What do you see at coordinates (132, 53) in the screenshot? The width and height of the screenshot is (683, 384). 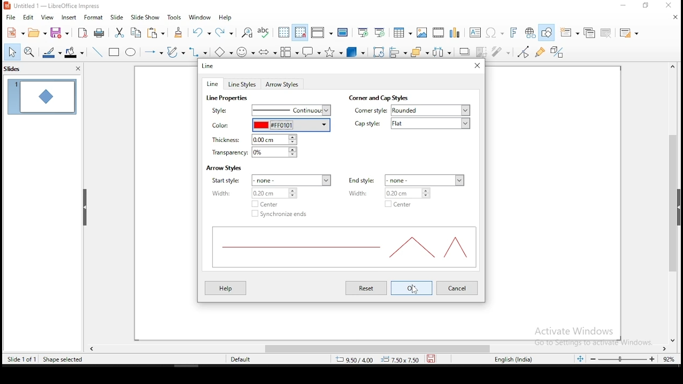 I see `ellipse` at bounding box center [132, 53].